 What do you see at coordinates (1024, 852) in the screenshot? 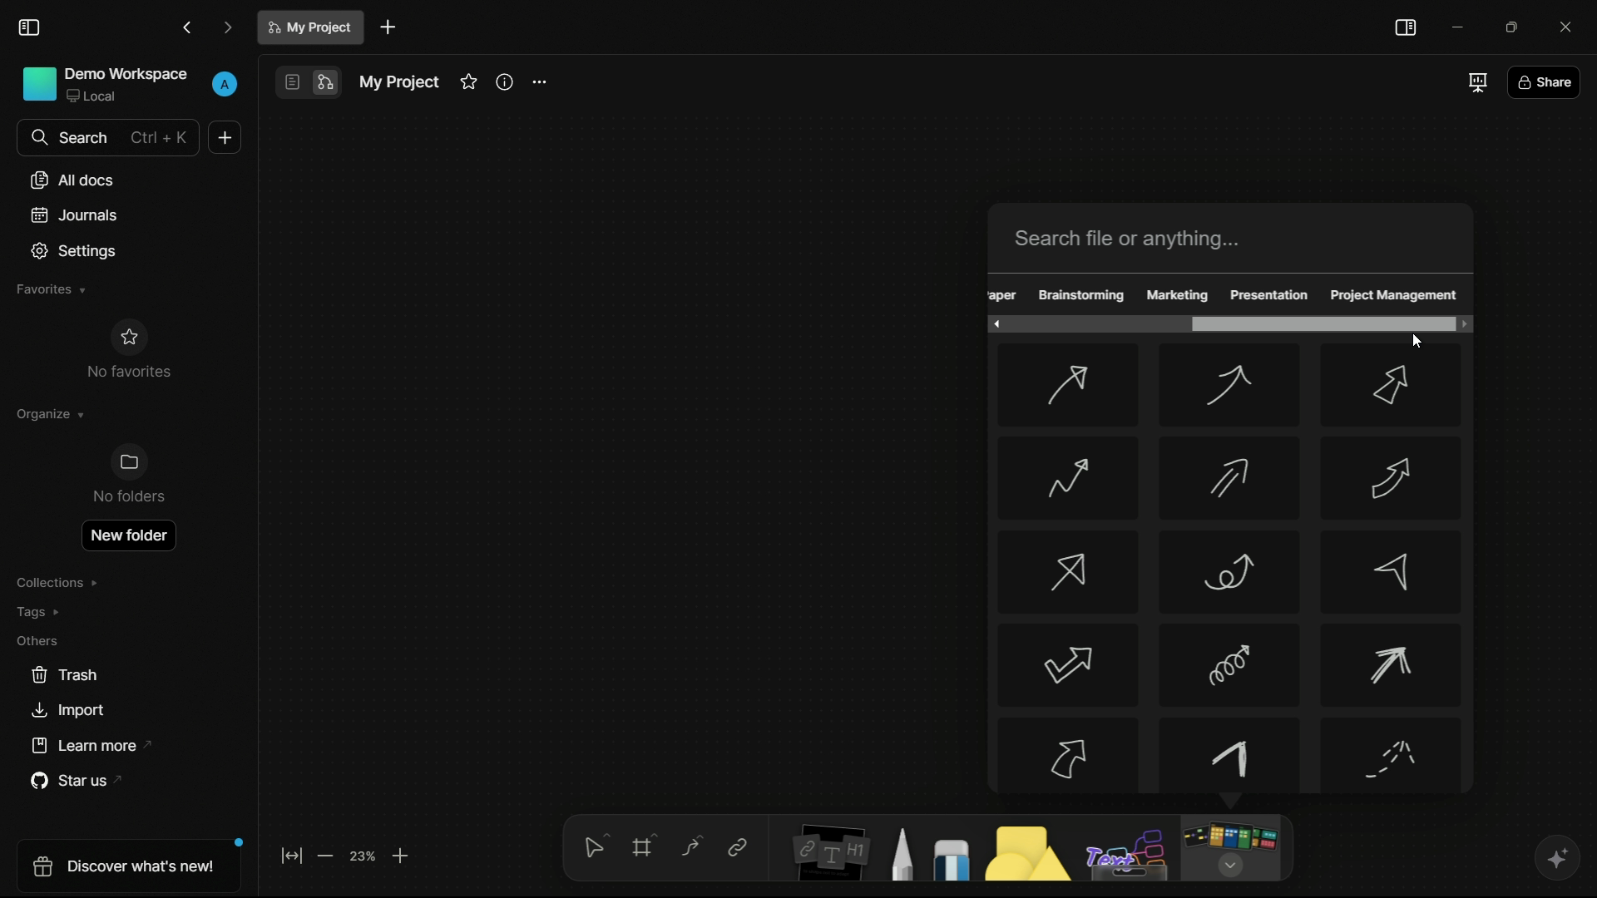
I see `shapes` at bounding box center [1024, 852].